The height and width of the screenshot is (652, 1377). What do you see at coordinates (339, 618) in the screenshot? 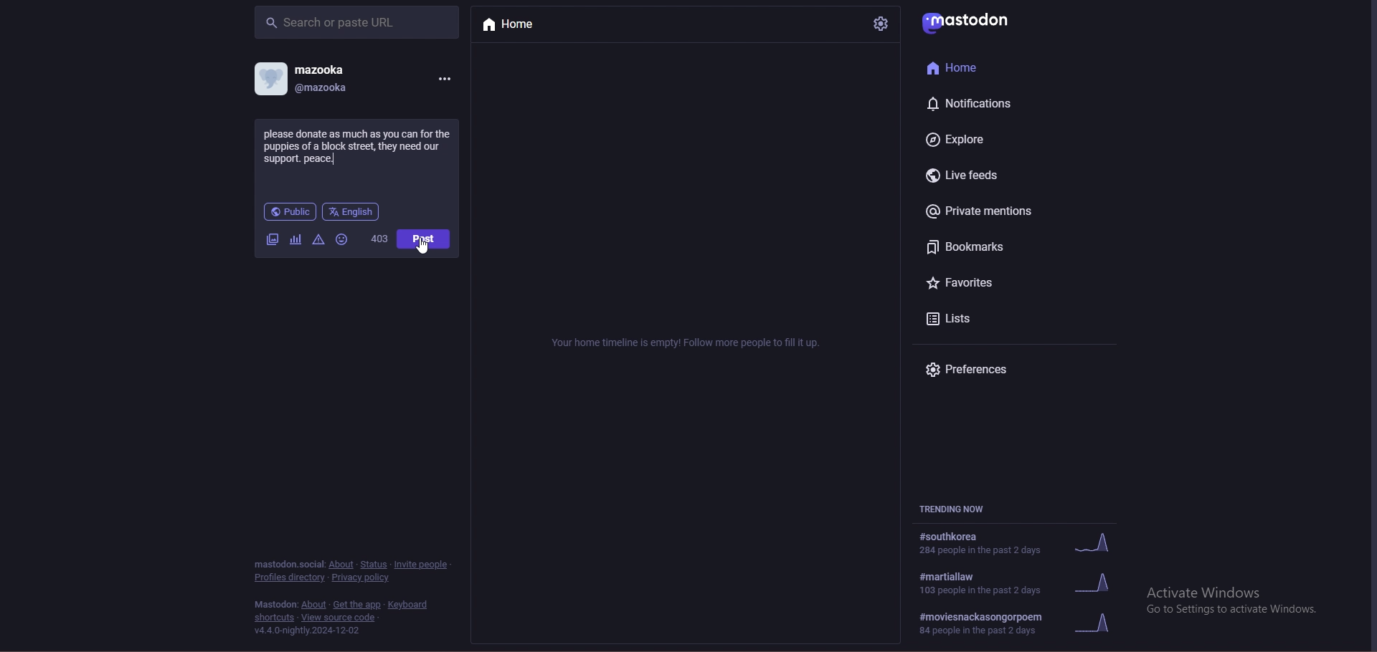
I see `view source code` at bounding box center [339, 618].